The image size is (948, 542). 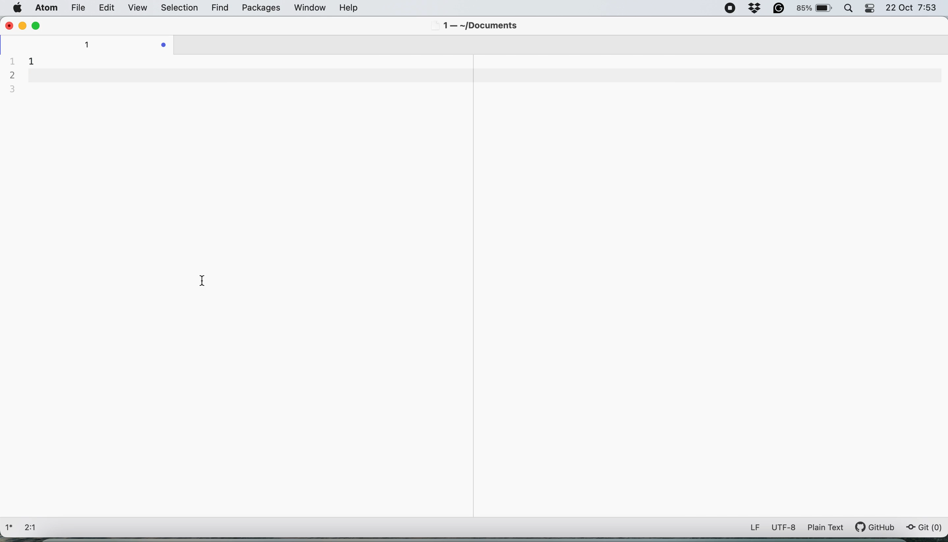 I want to click on atom, so click(x=45, y=9).